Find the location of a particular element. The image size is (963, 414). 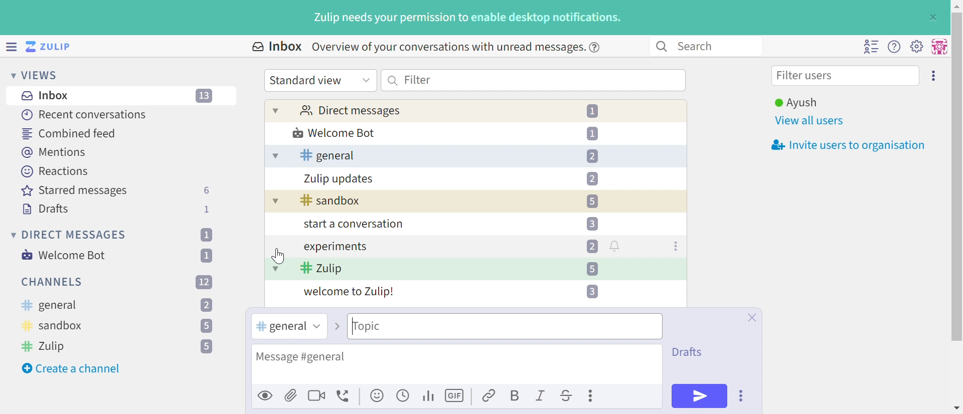

2 is located at coordinates (592, 156).